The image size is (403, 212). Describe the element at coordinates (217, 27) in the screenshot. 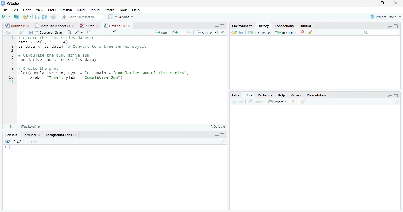

I see `Minimize` at that location.